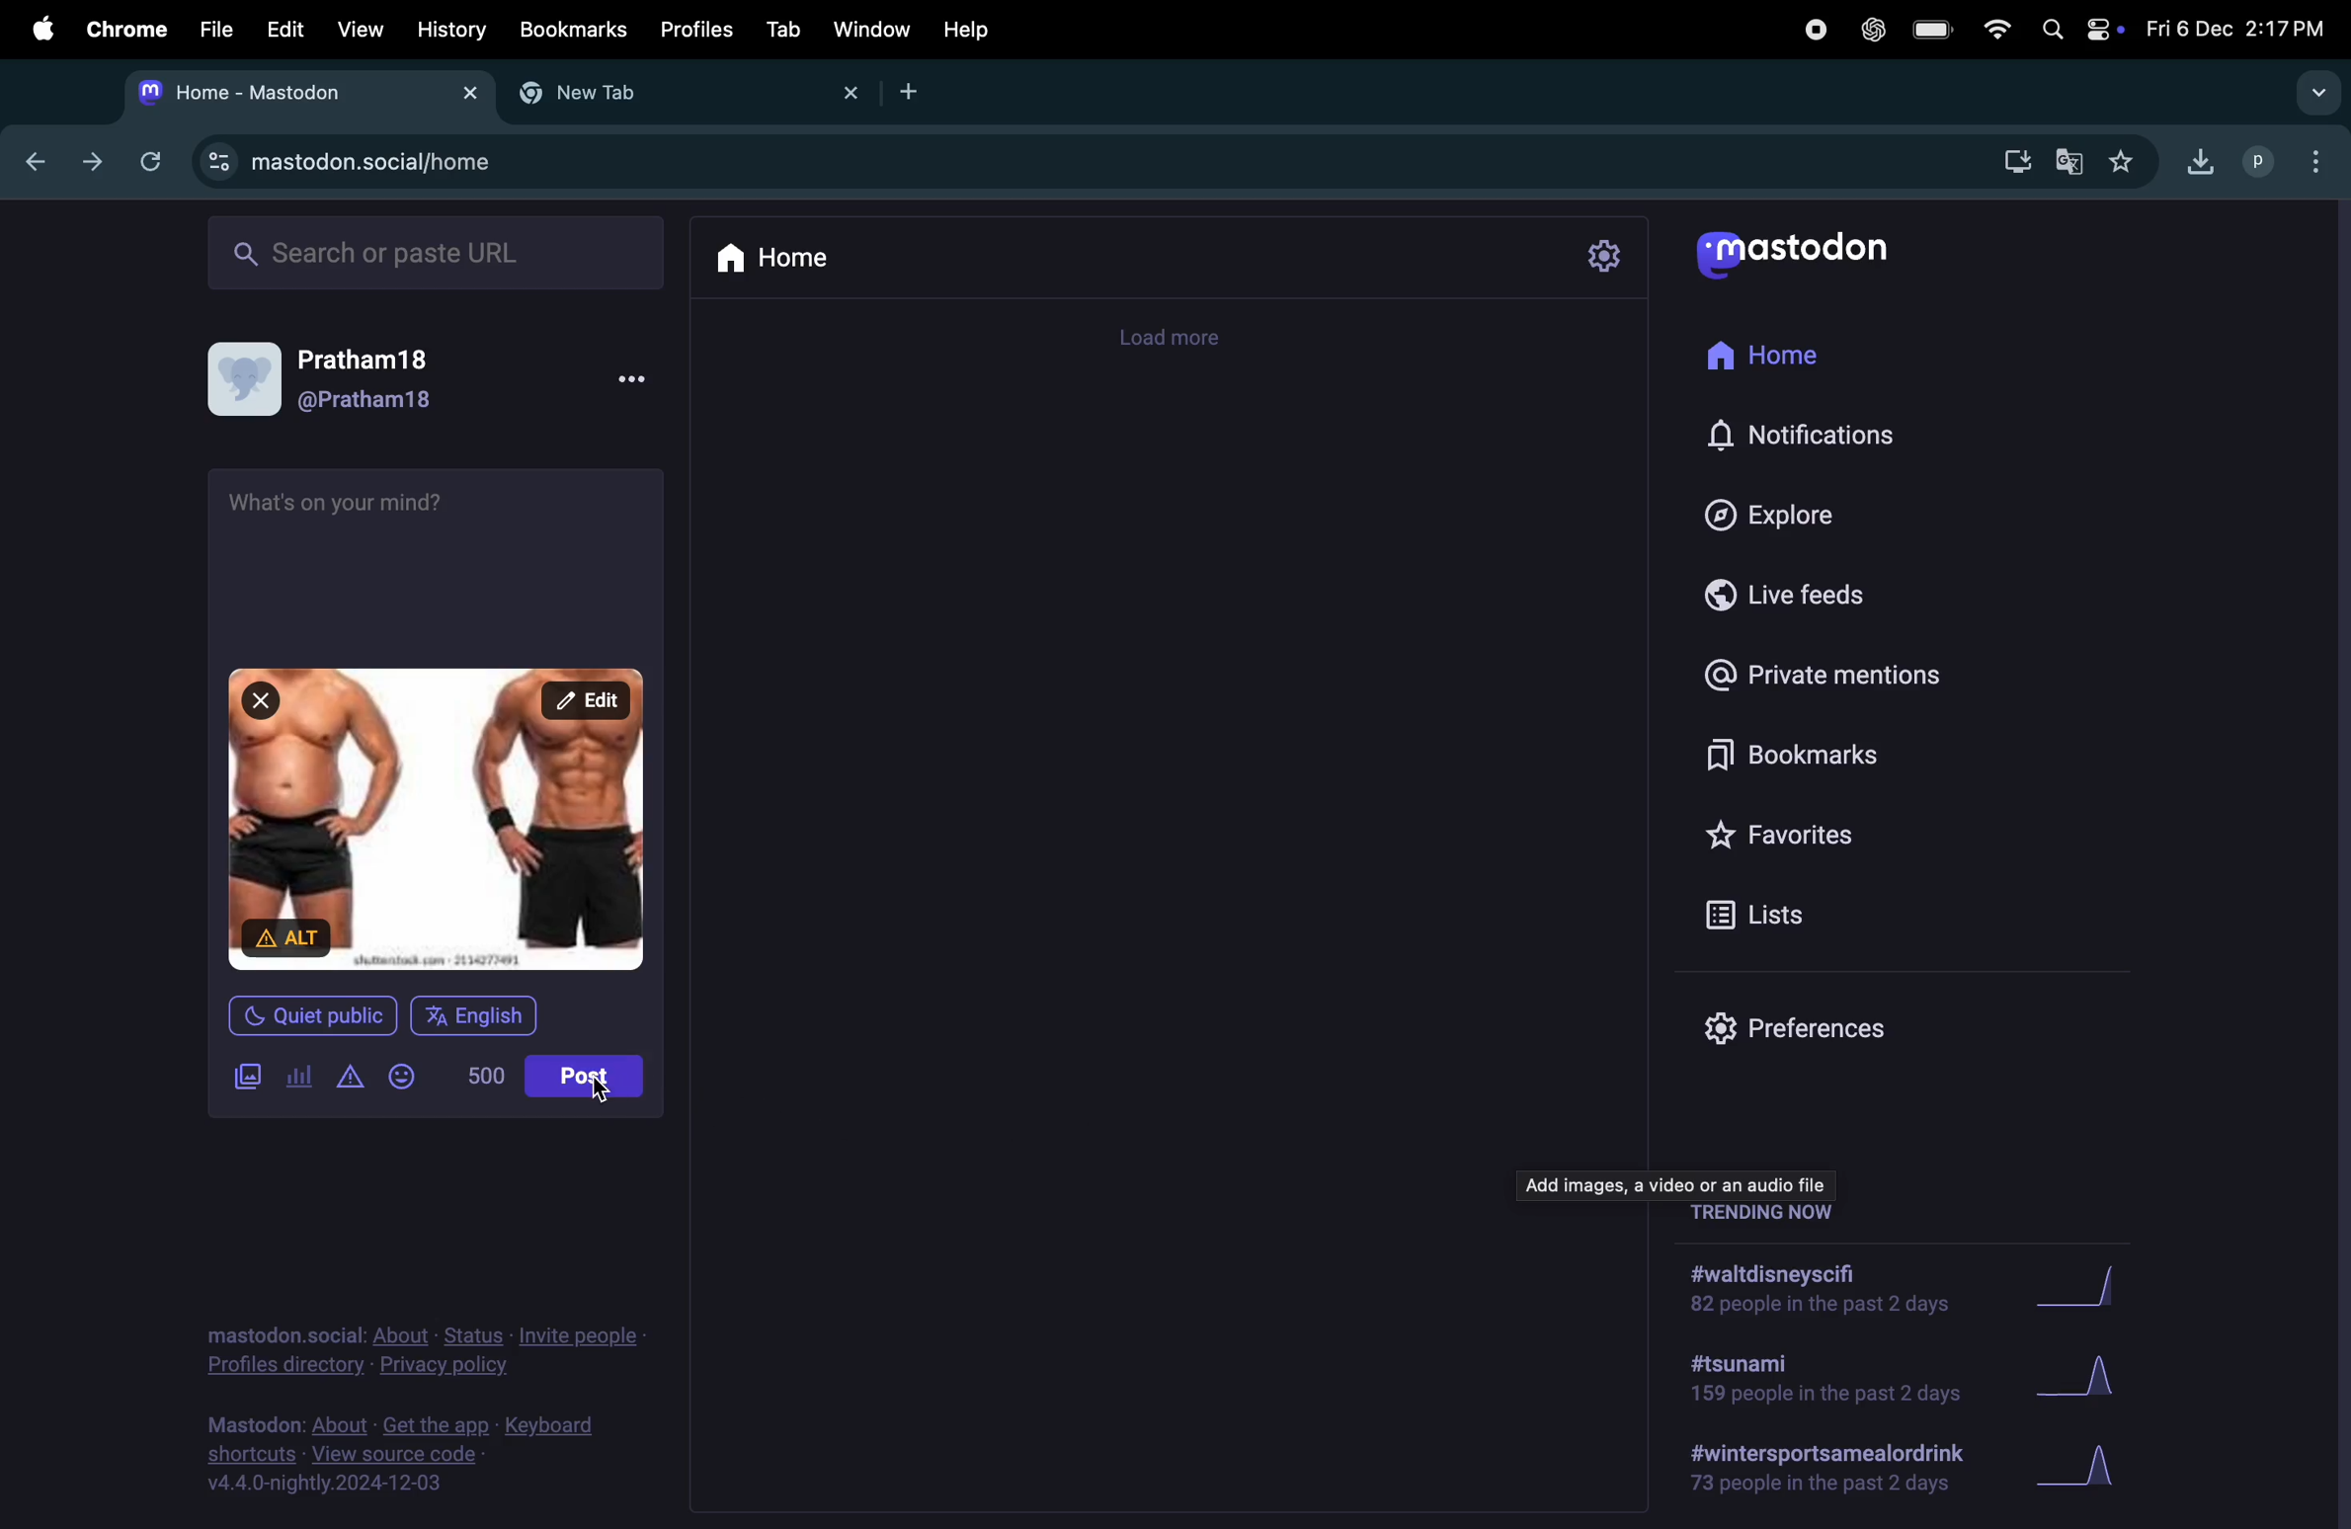  Describe the element at coordinates (92, 161) in the screenshot. I see `forward` at that location.